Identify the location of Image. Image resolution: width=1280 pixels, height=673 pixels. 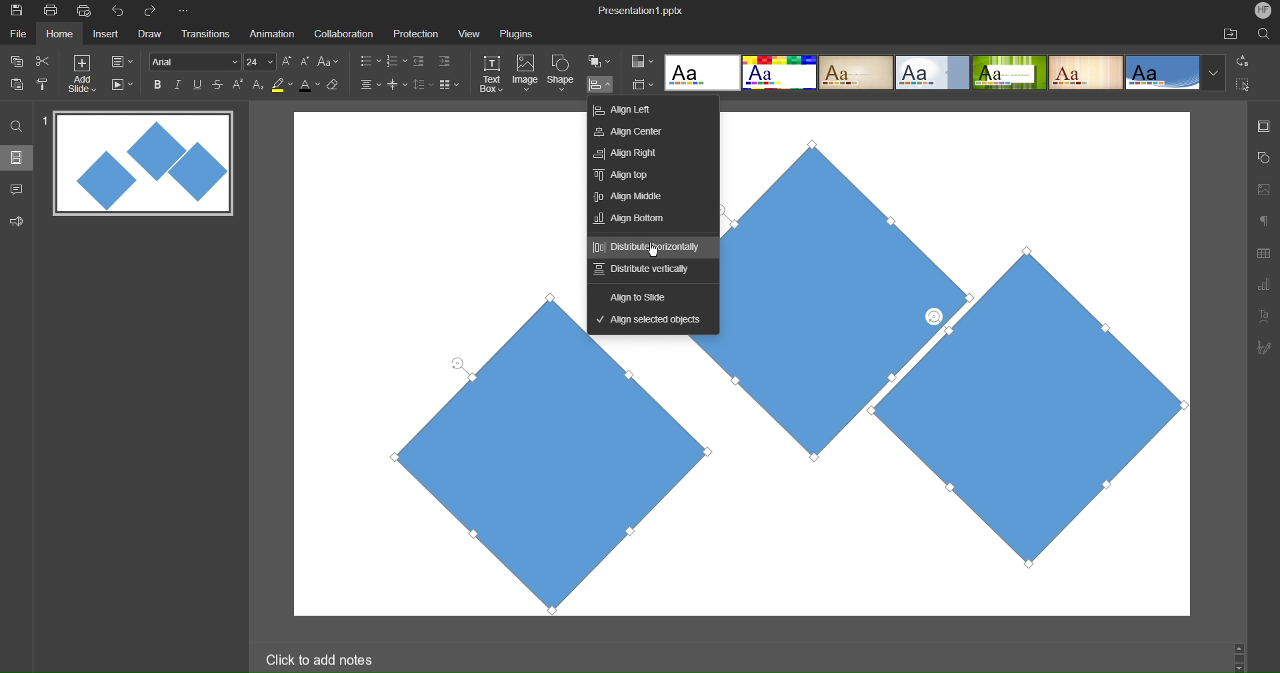
(525, 75).